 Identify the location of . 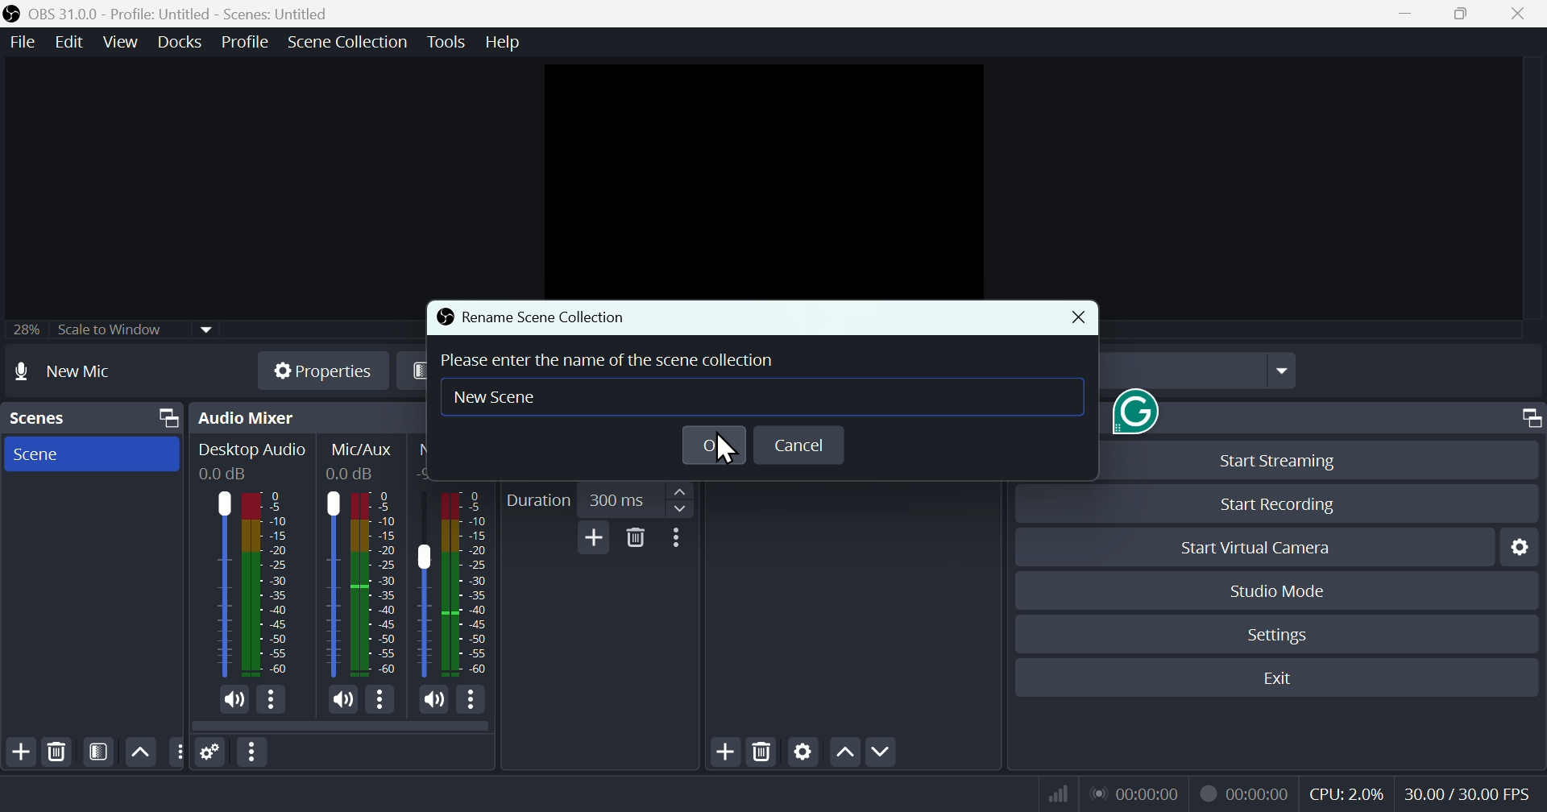
(178, 753).